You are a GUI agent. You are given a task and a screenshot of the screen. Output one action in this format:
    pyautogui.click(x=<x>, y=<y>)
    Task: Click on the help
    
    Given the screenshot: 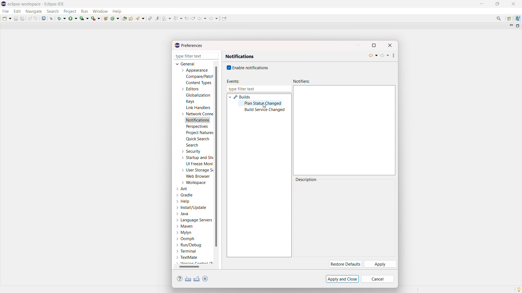 What is the action you would take?
    pyautogui.click(x=117, y=11)
    